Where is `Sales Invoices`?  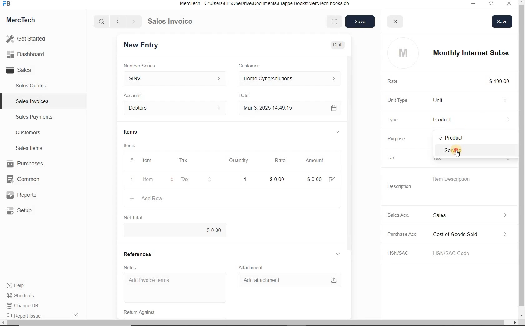
Sales Invoices is located at coordinates (32, 101).